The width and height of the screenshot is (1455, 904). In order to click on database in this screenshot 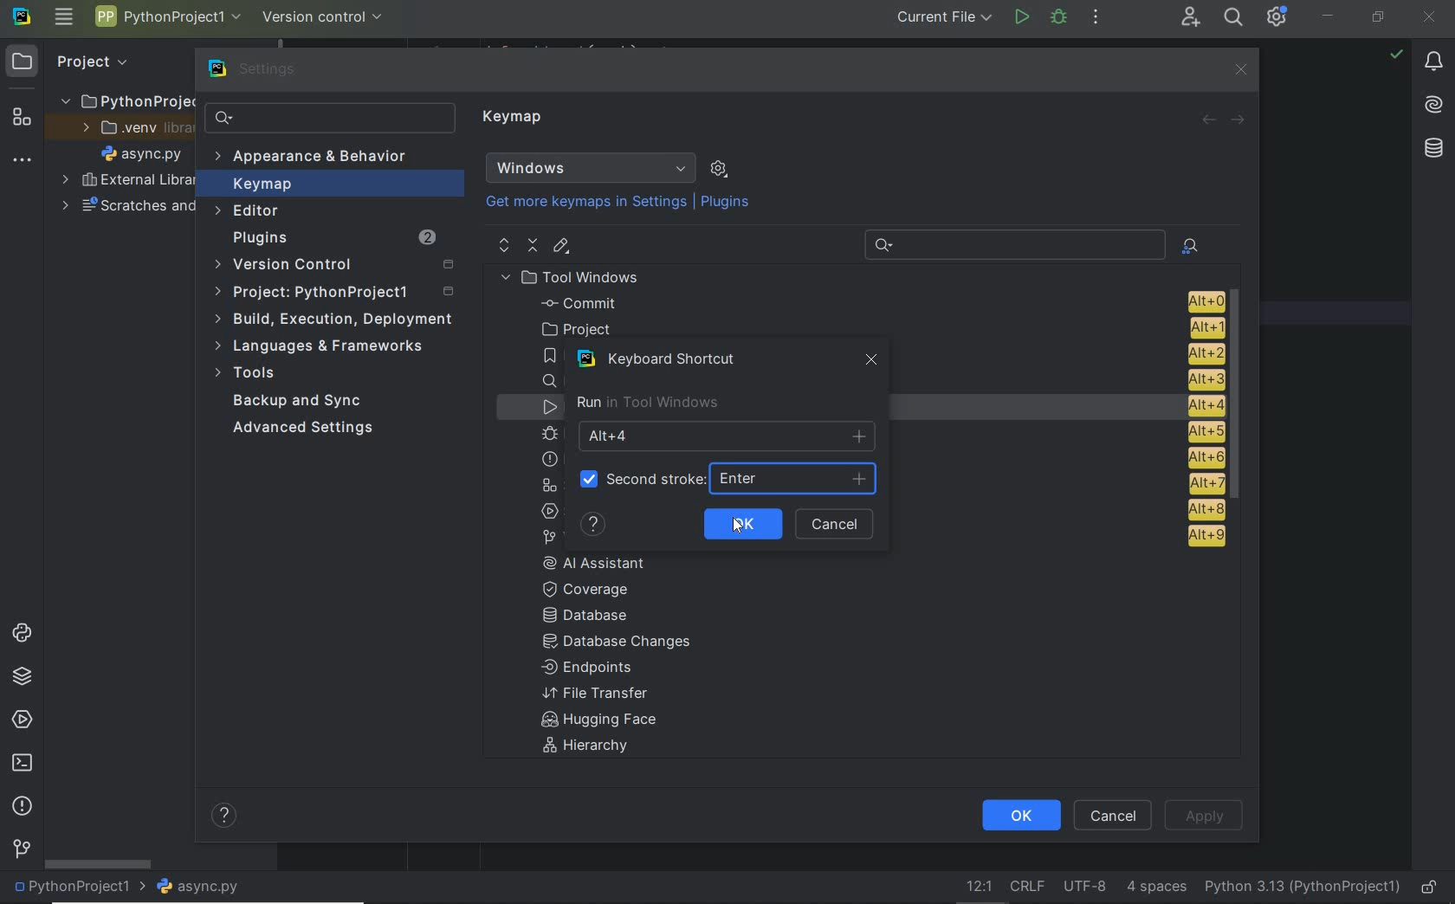, I will do `click(1432, 148)`.